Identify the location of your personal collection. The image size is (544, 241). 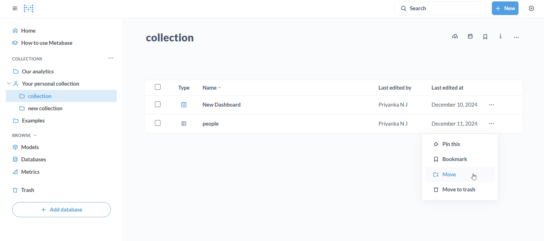
(62, 84).